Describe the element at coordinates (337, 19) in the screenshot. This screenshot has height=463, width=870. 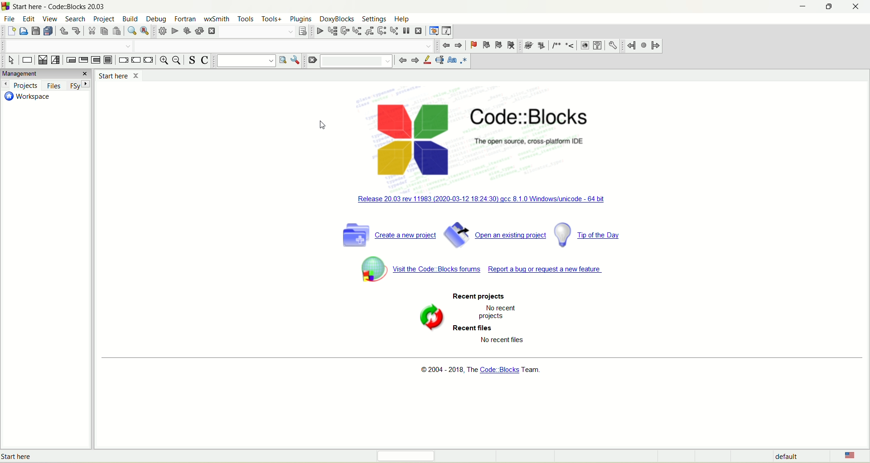
I see `doxyblock` at that location.